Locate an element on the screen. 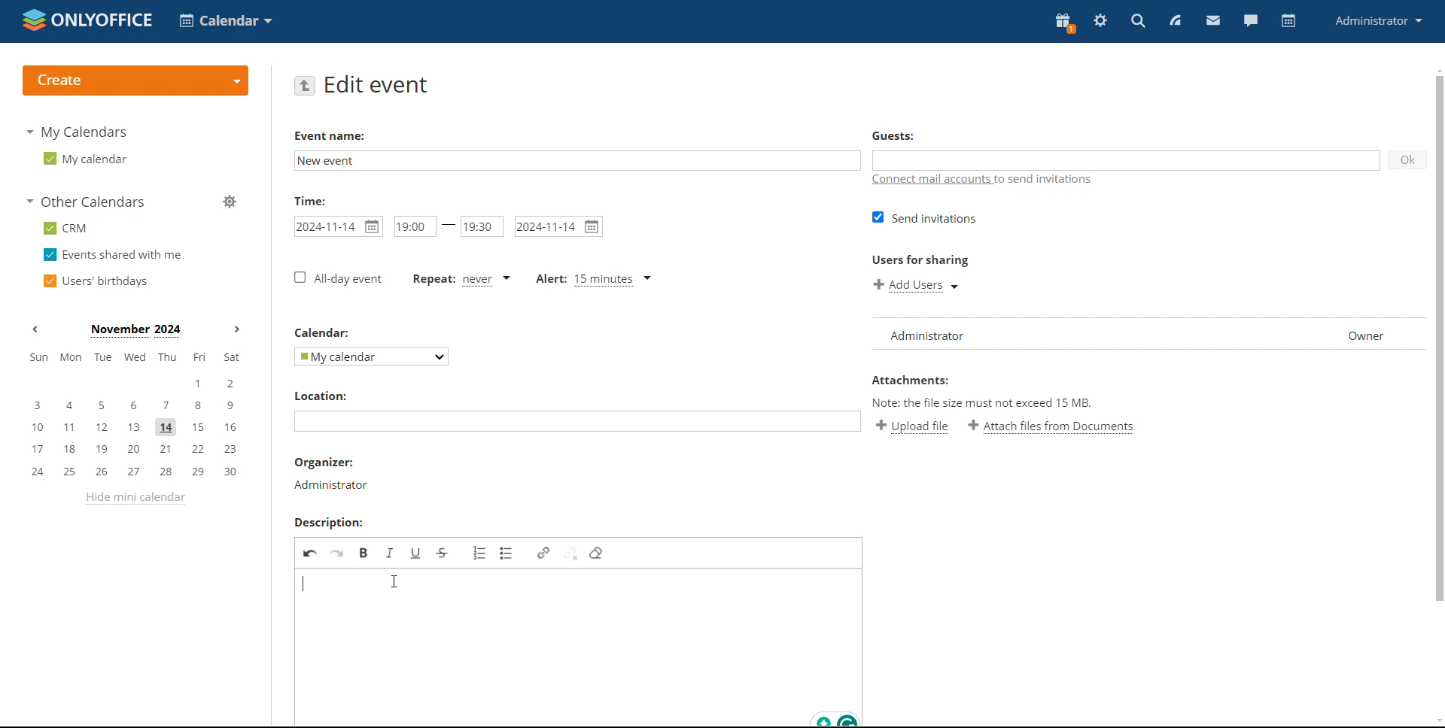 Image resolution: width=1445 pixels, height=728 pixels. italic is located at coordinates (391, 552).